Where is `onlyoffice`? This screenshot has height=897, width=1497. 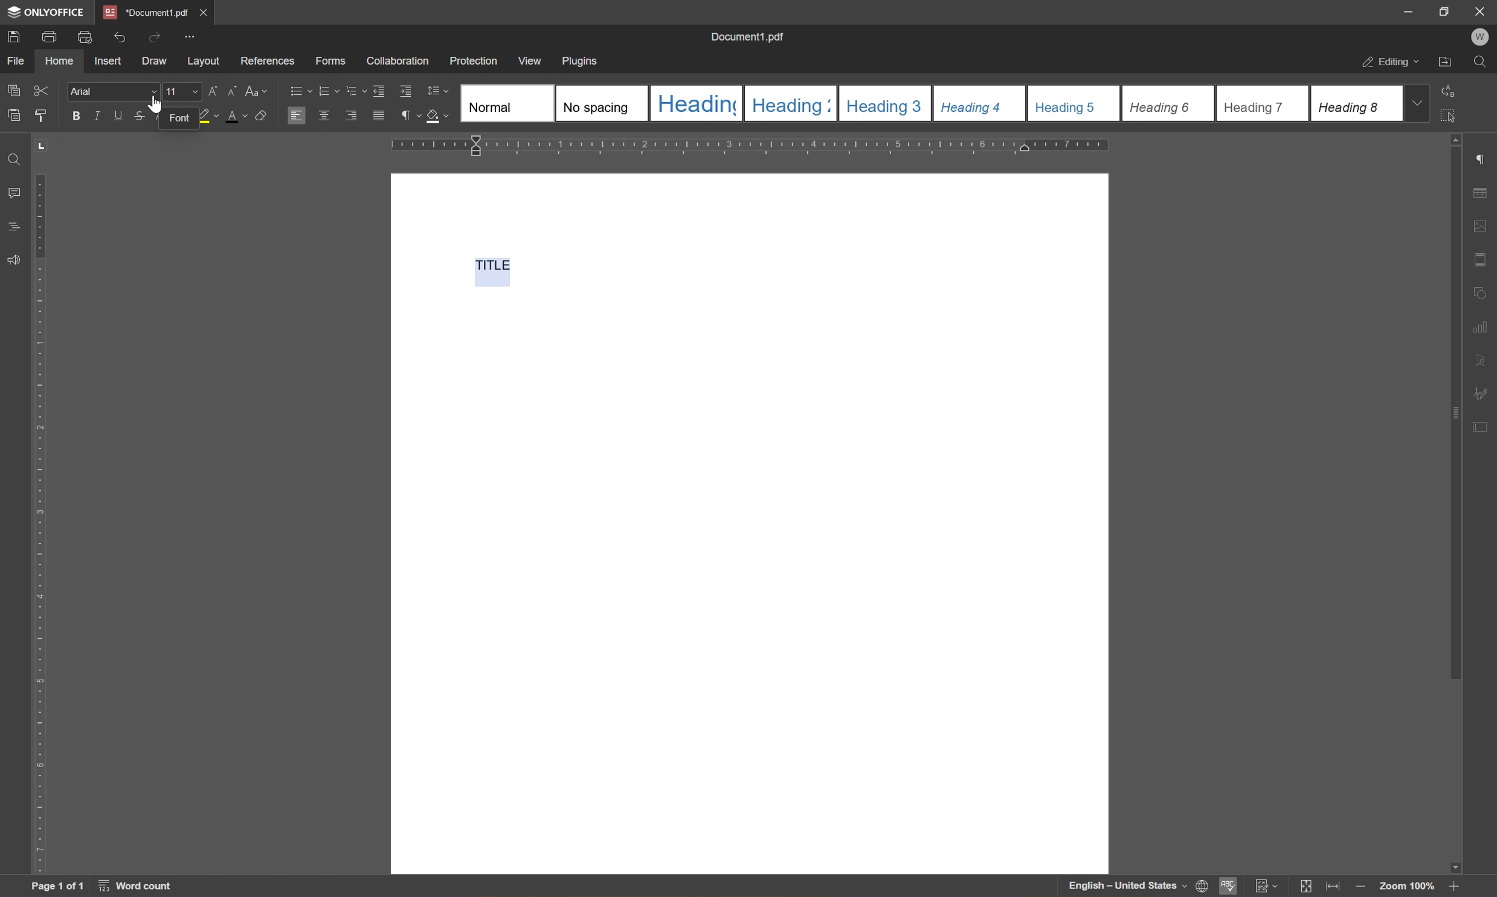
onlyoffice is located at coordinates (47, 13).